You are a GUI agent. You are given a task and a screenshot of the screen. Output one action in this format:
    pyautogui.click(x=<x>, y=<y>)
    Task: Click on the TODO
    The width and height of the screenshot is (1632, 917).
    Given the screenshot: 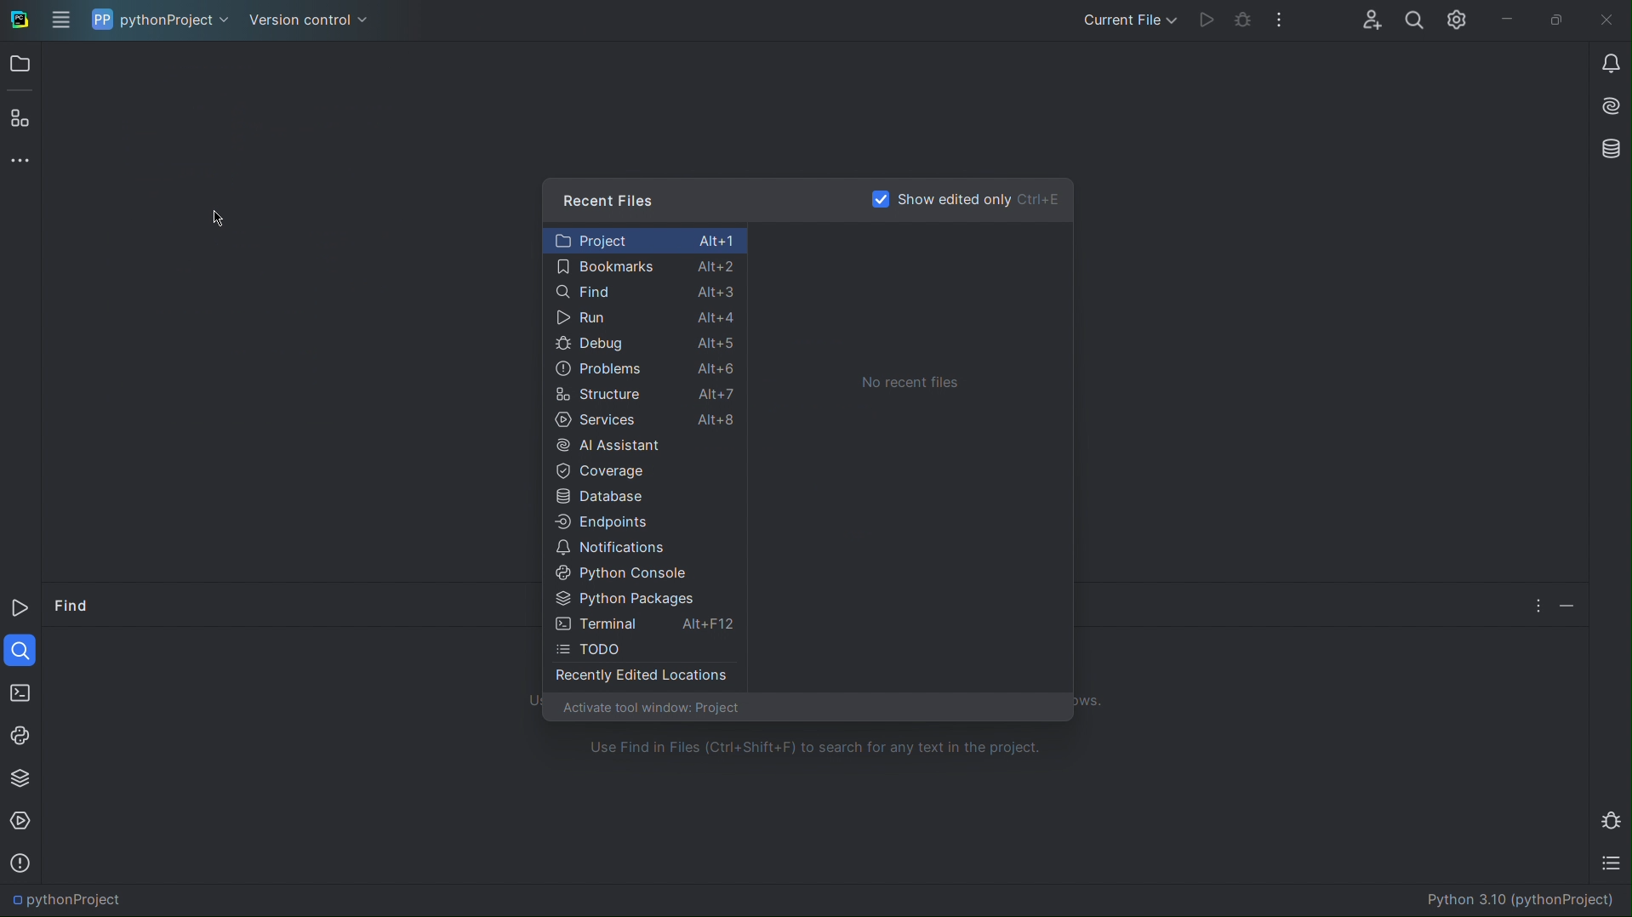 What is the action you would take?
    pyautogui.click(x=645, y=649)
    